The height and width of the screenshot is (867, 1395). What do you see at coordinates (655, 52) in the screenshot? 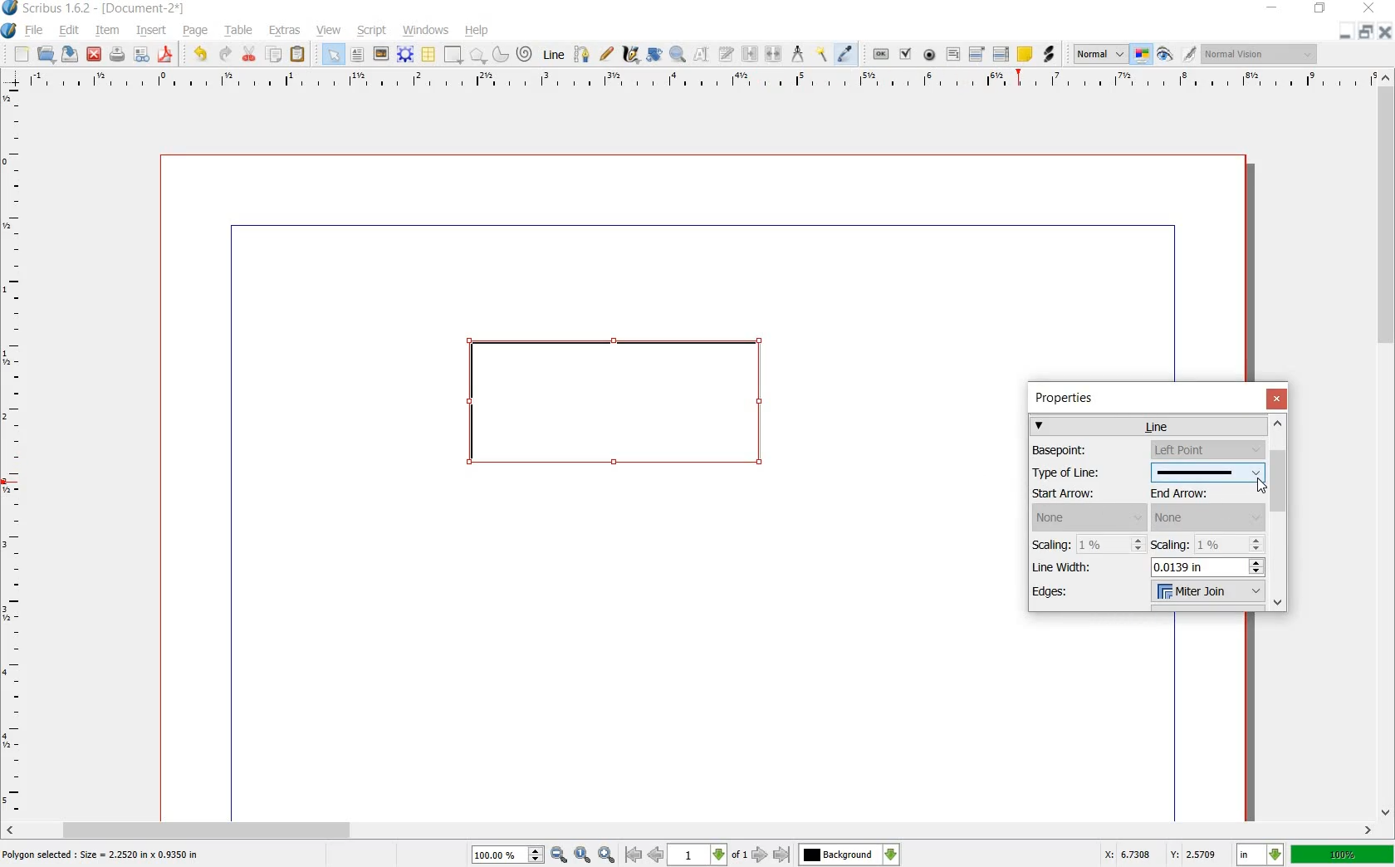
I see `ROTATE ITEM` at bounding box center [655, 52].